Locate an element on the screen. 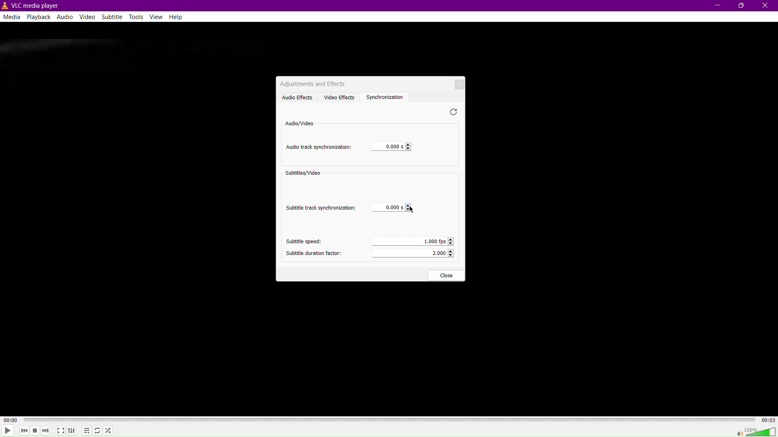 The width and height of the screenshot is (778, 437). Stop is located at coordinates (35, 431).